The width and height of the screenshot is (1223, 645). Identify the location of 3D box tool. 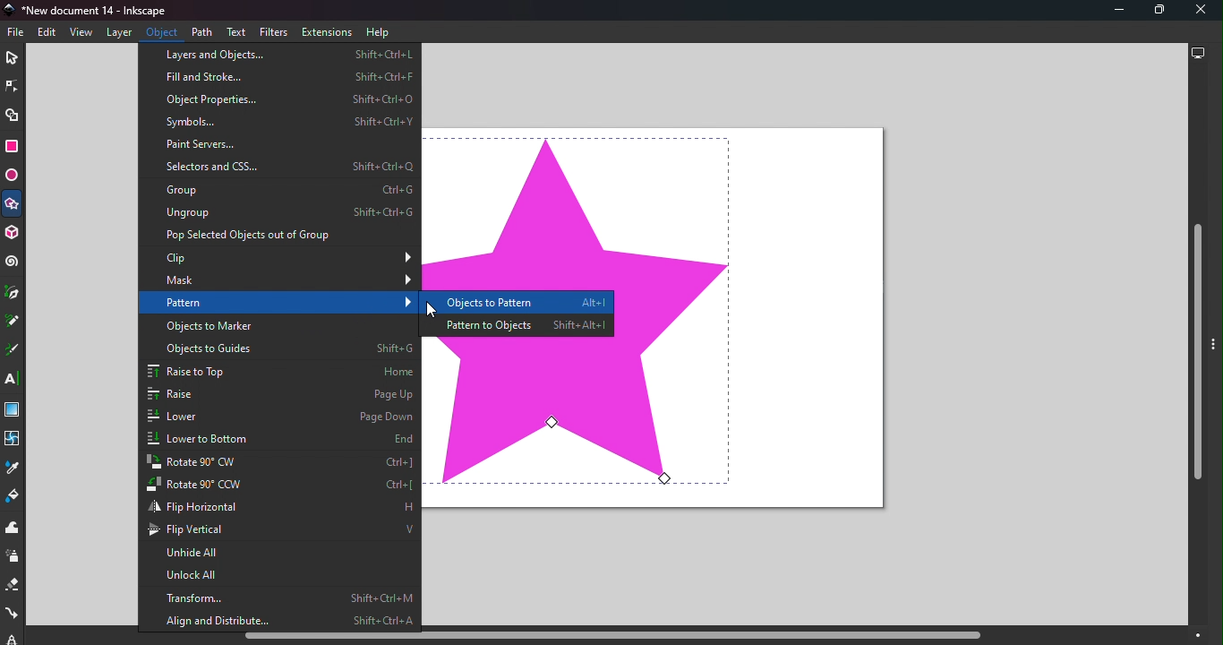
(14, 233).